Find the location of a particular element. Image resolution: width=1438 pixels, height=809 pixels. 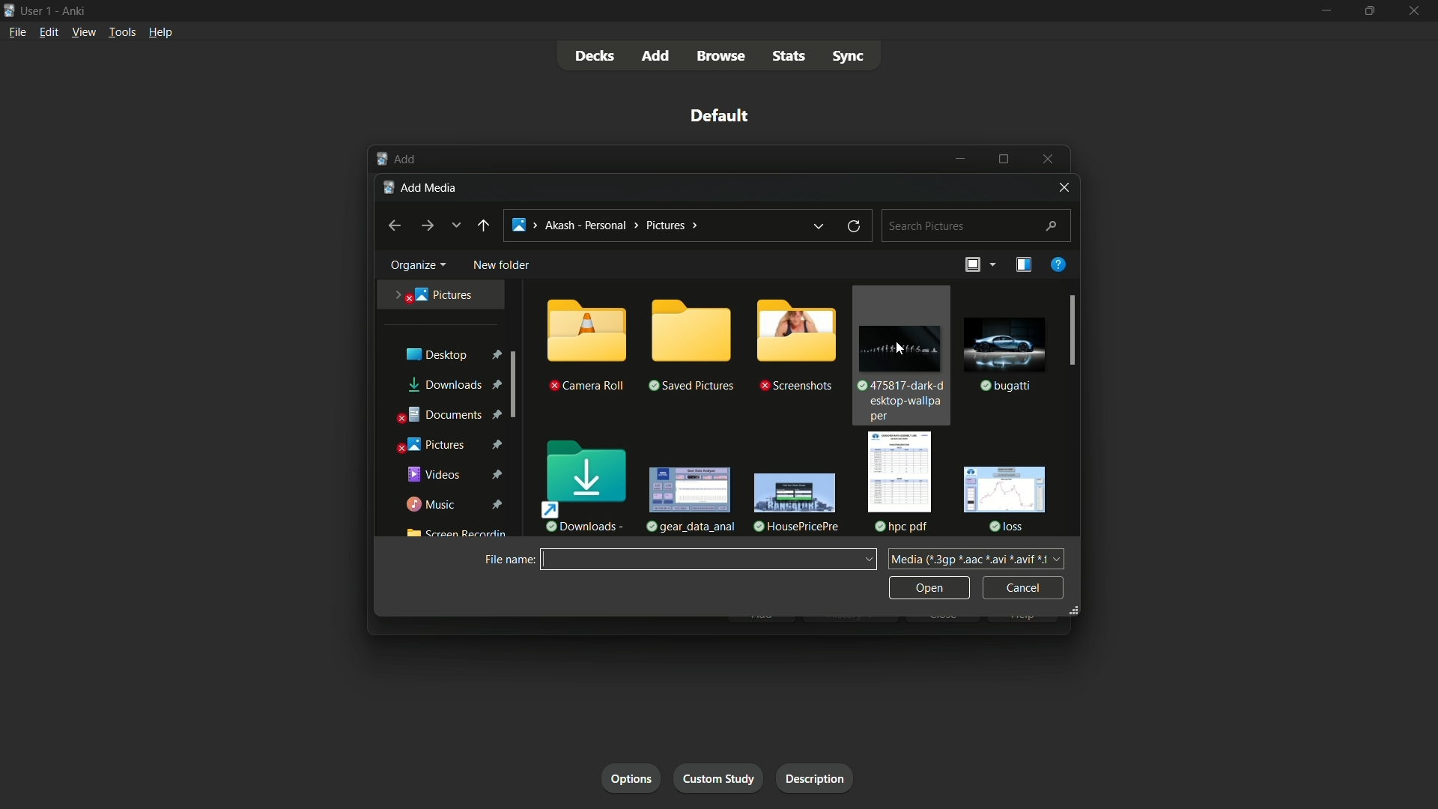

Screen Recording is located at coordinates (454, 534).